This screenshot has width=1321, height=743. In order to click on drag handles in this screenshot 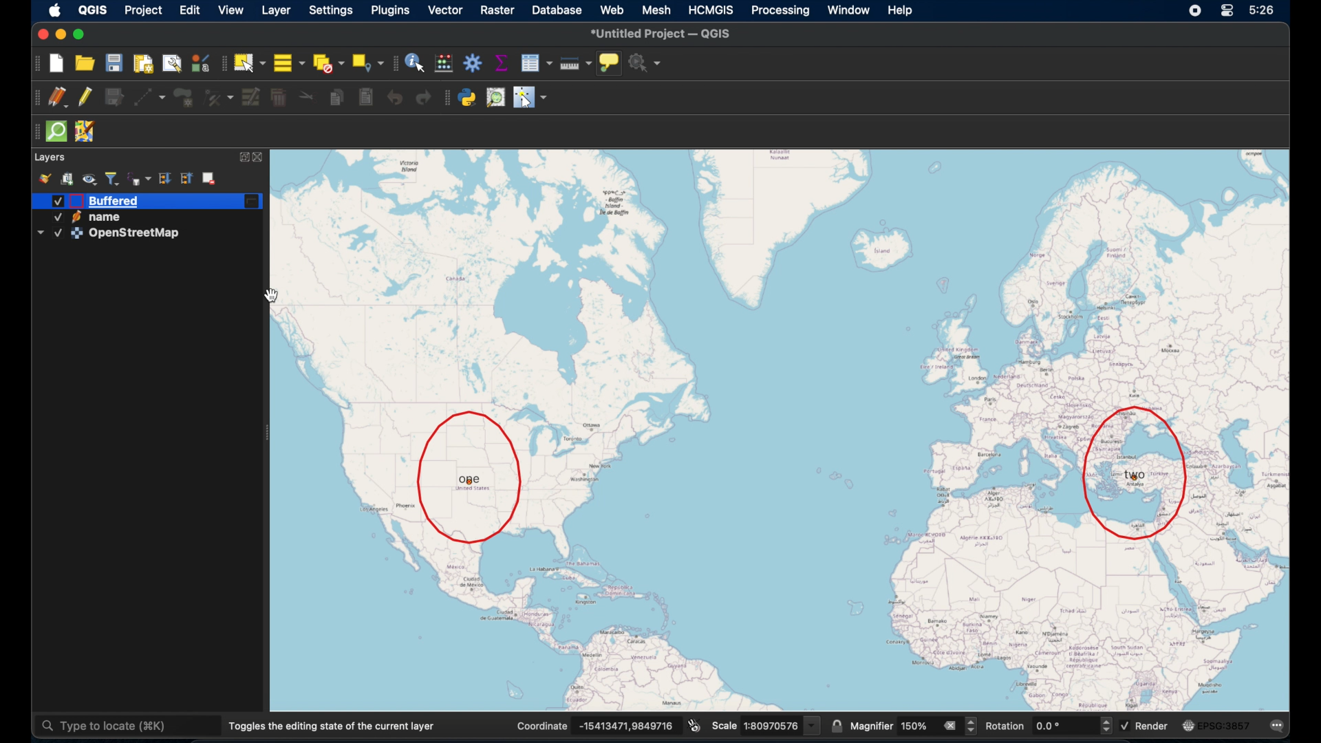, I will do `click(222, 64)`.